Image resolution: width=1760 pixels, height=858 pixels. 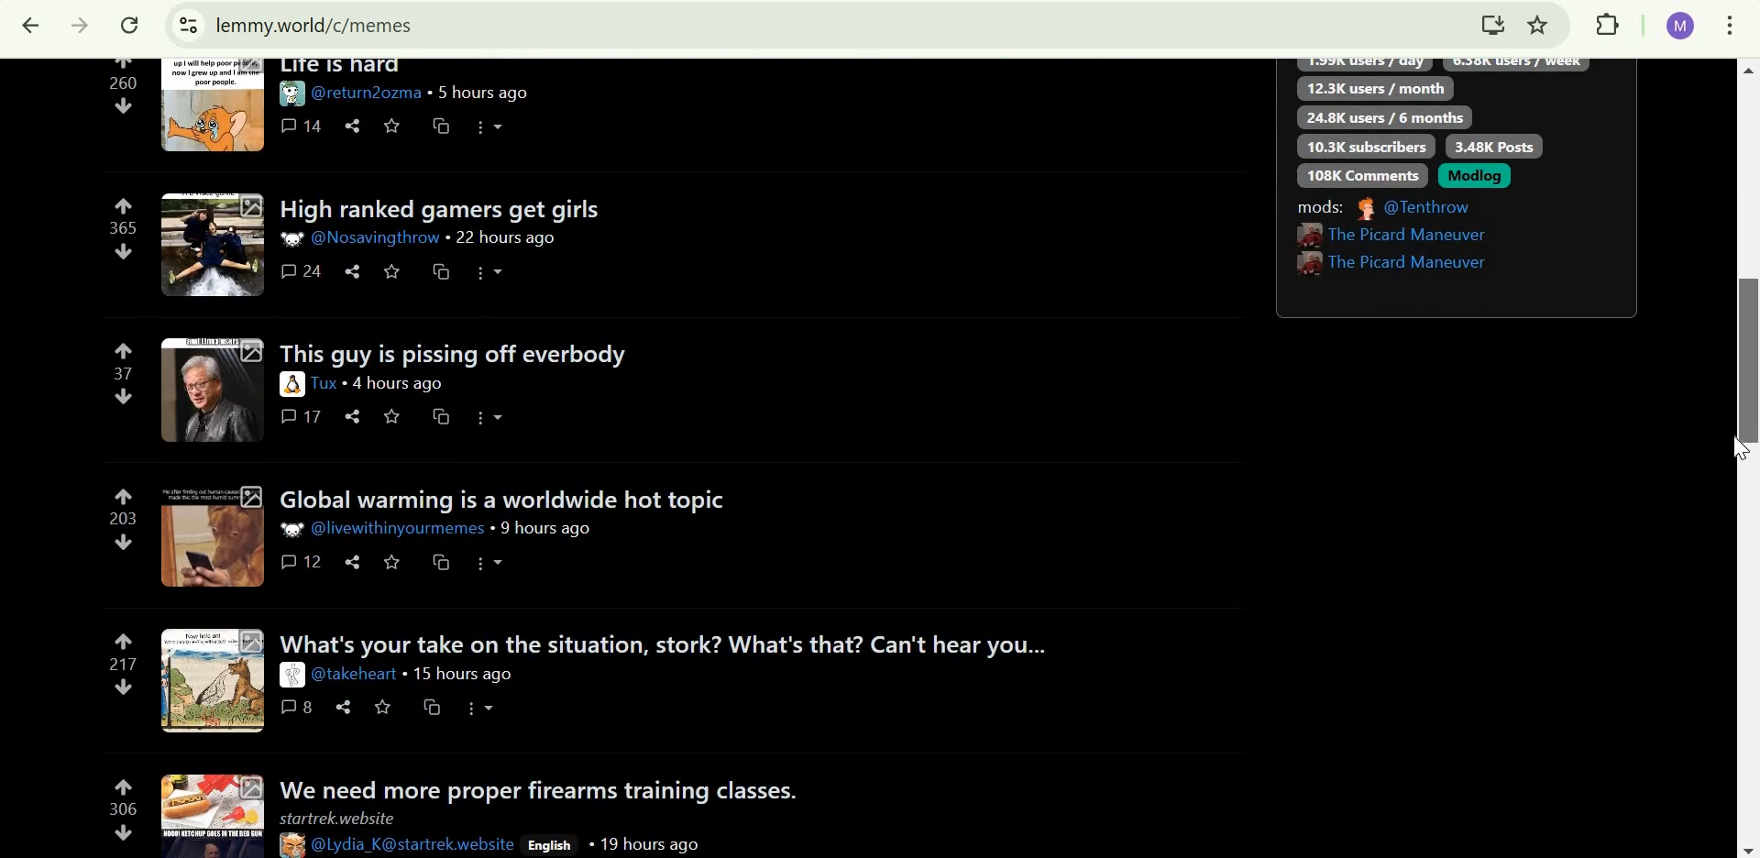 I want to click on 22 hours ago, so click(x=507, y=238).